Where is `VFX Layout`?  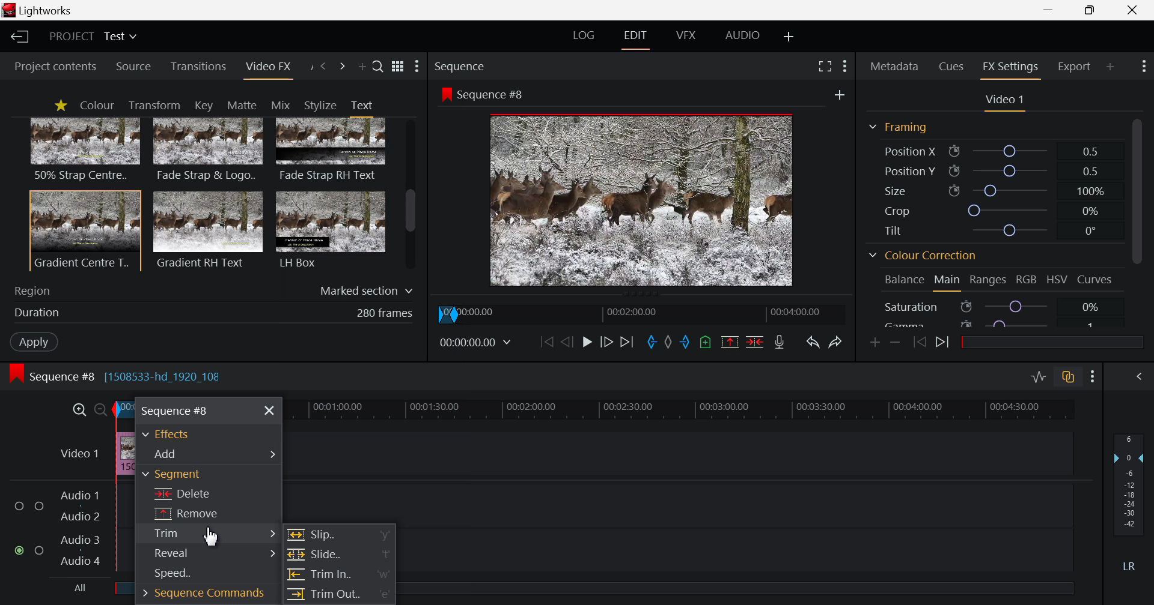 VFX Layout is located at coordinates (688, 35).